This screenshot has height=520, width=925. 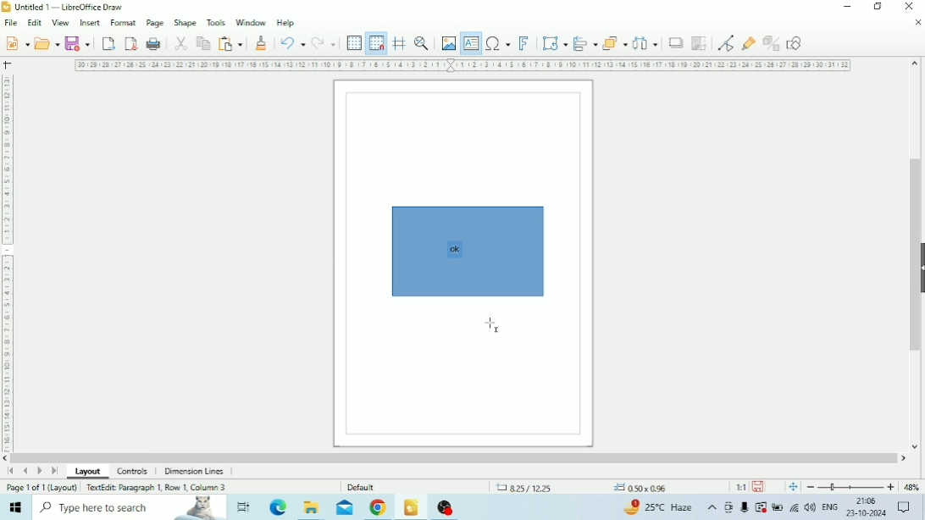 I want to click on Scroll to last page, so click(x=54, y=471).